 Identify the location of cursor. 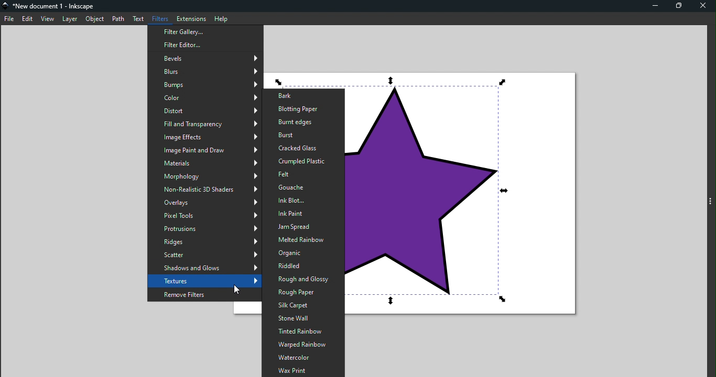
(235, 291).